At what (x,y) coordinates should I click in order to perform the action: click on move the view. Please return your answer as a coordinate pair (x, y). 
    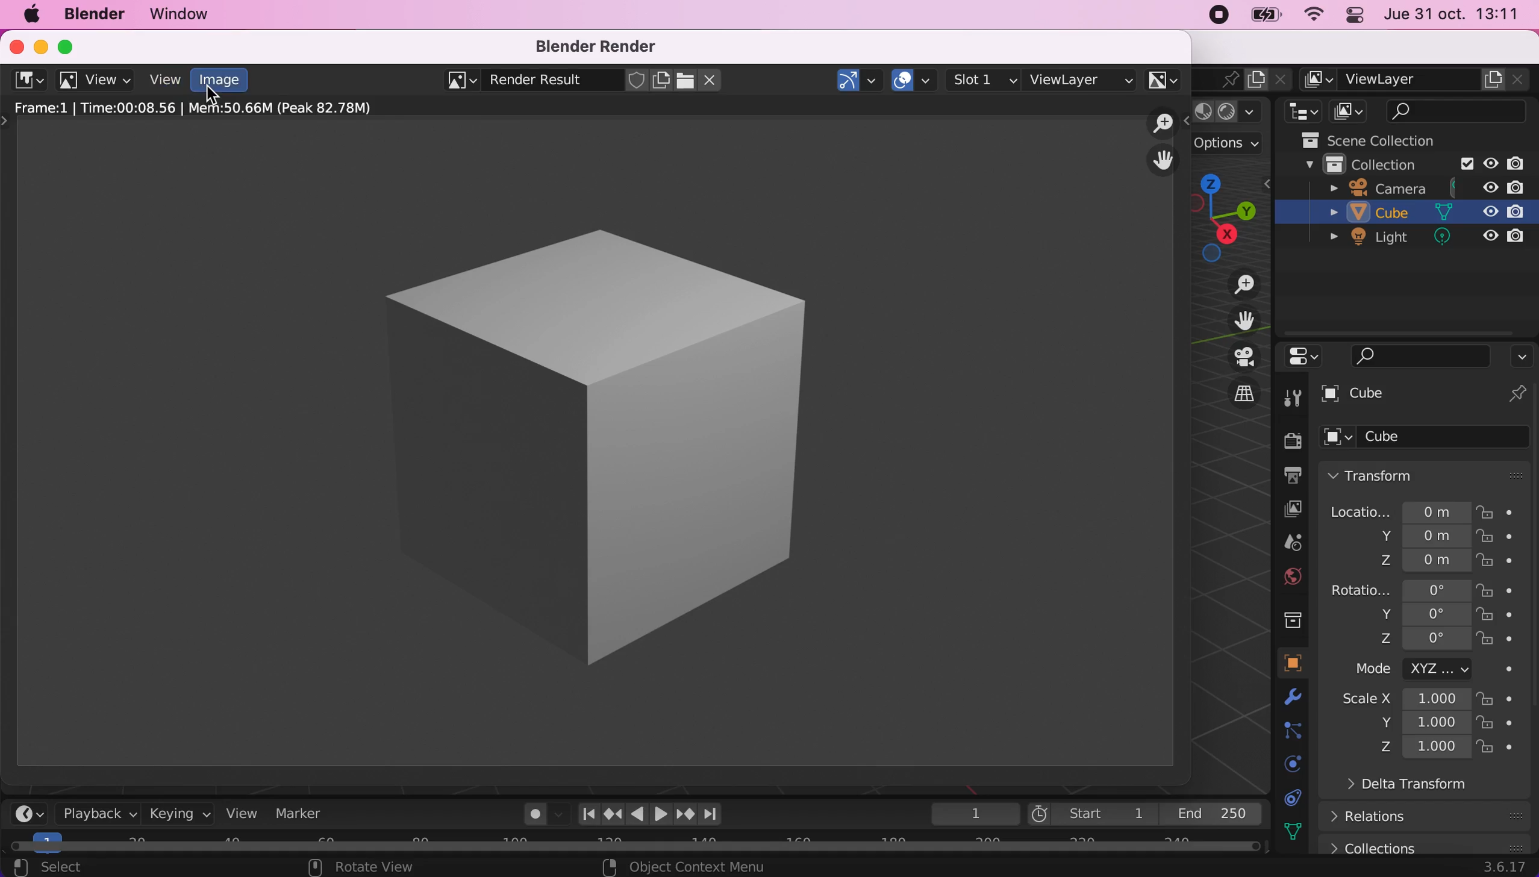
    Looking at the image, I should click on (1163, 161).